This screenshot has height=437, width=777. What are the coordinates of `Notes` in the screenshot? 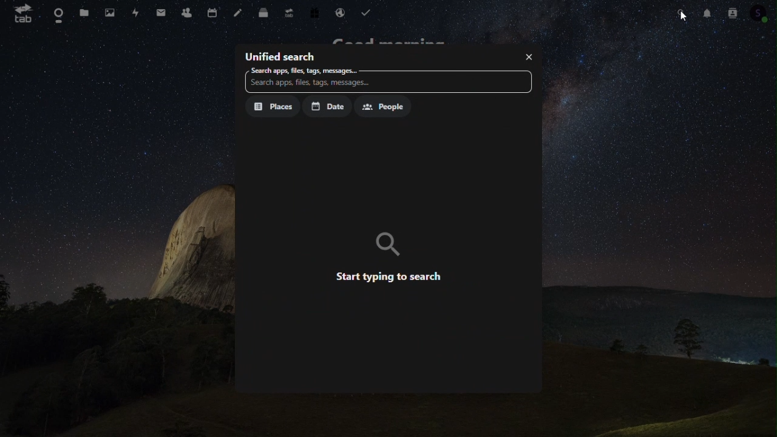 It's located at (238, 12).